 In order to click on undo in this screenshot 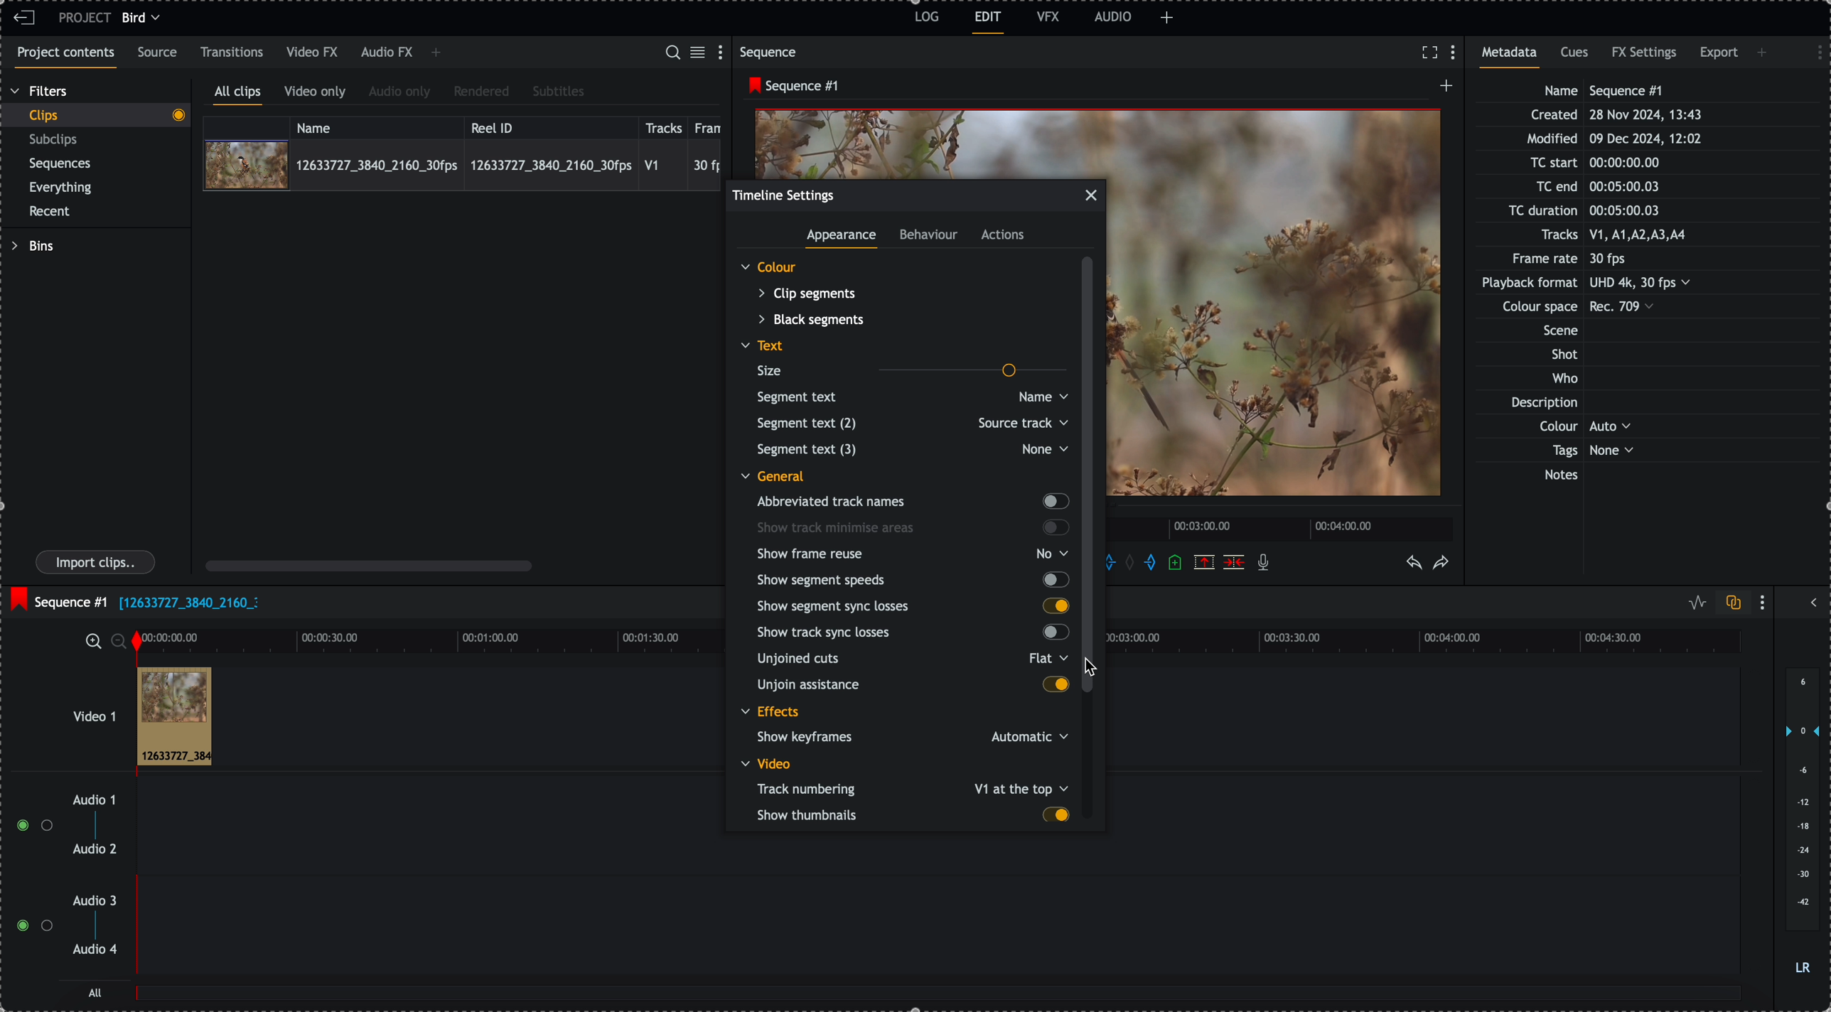, I will do `click(1415, 564)`.